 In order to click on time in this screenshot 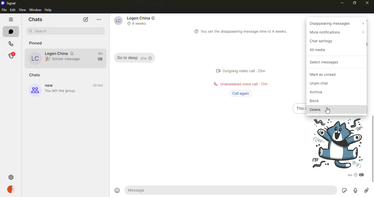, I will do `click(99, 85)`.